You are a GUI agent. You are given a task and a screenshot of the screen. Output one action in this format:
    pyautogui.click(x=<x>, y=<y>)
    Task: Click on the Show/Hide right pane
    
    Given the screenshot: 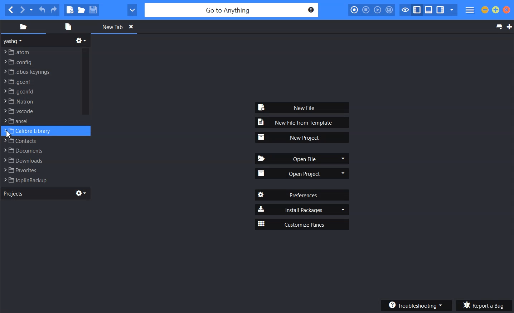 What is the action you would take?
    pyautogui.click(x=440, y=10)
    